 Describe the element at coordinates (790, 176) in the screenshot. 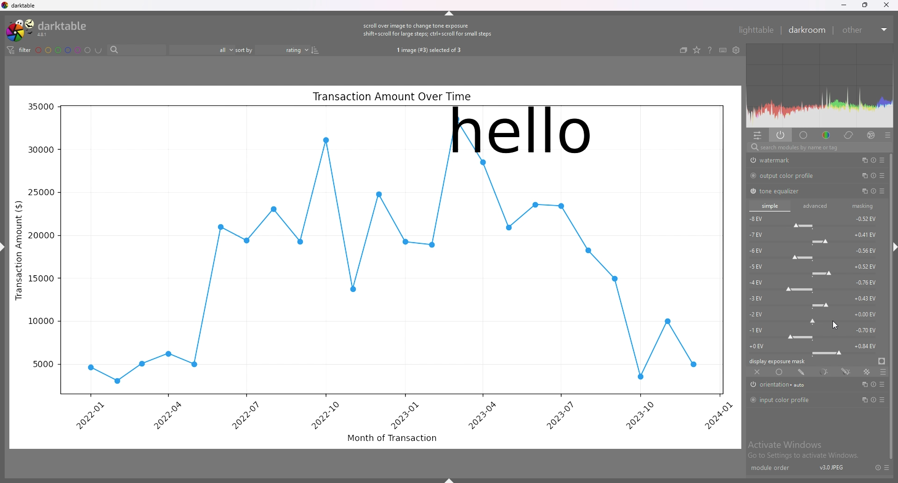

I see `output color profile` at that location.